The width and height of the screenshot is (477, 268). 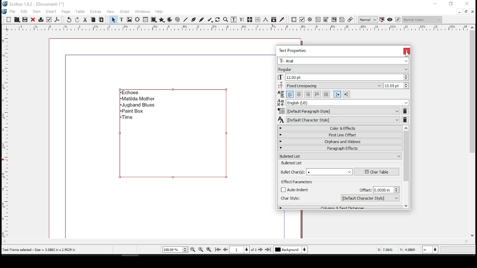 What do you see at coordinates (24, 11) in the screenshot?
I see `edit` at bounding box center [24, 11].